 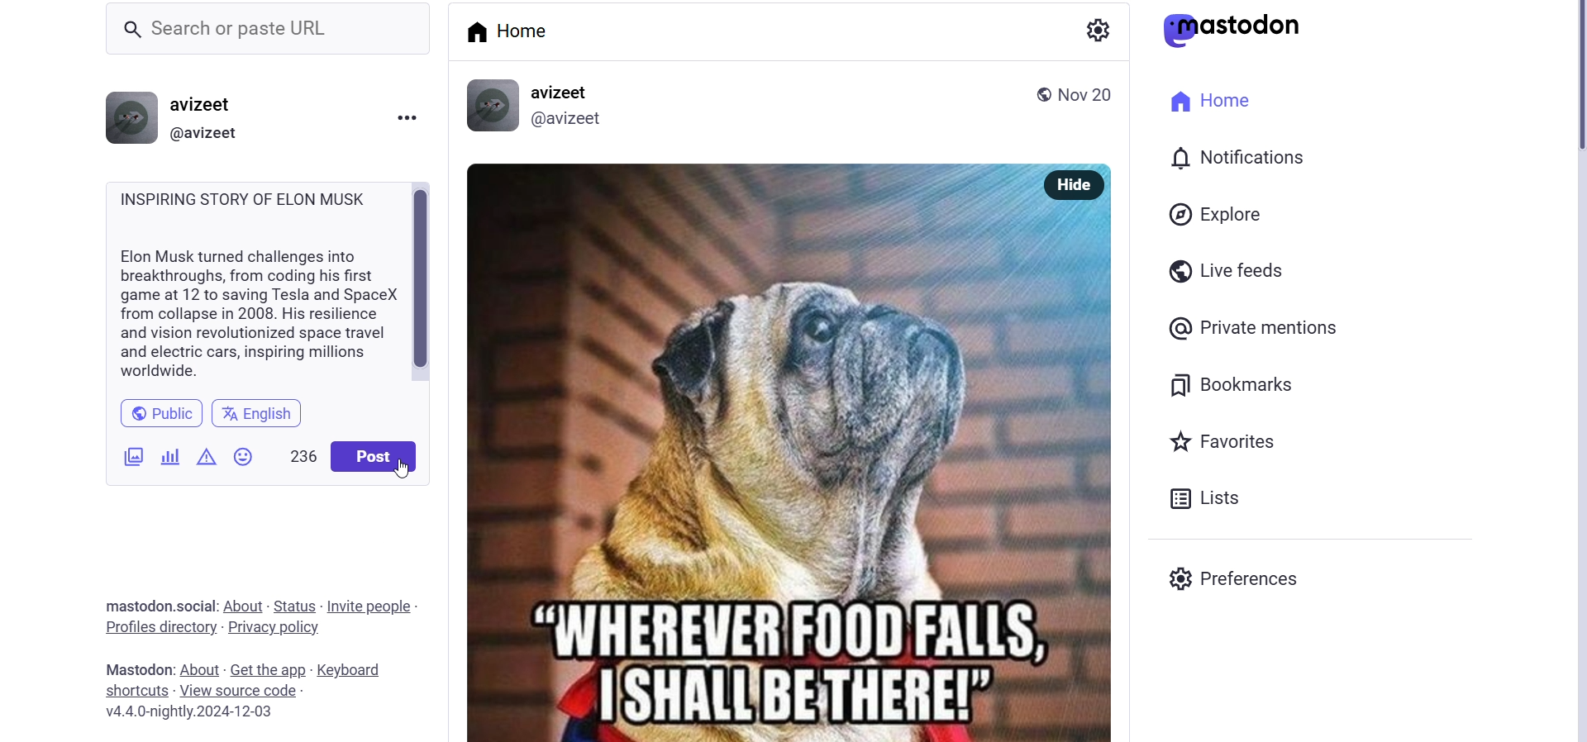 What do you see at coordinates (513, 36) in the screenshot?
I see `home tab` at bounding box center [513, 36].